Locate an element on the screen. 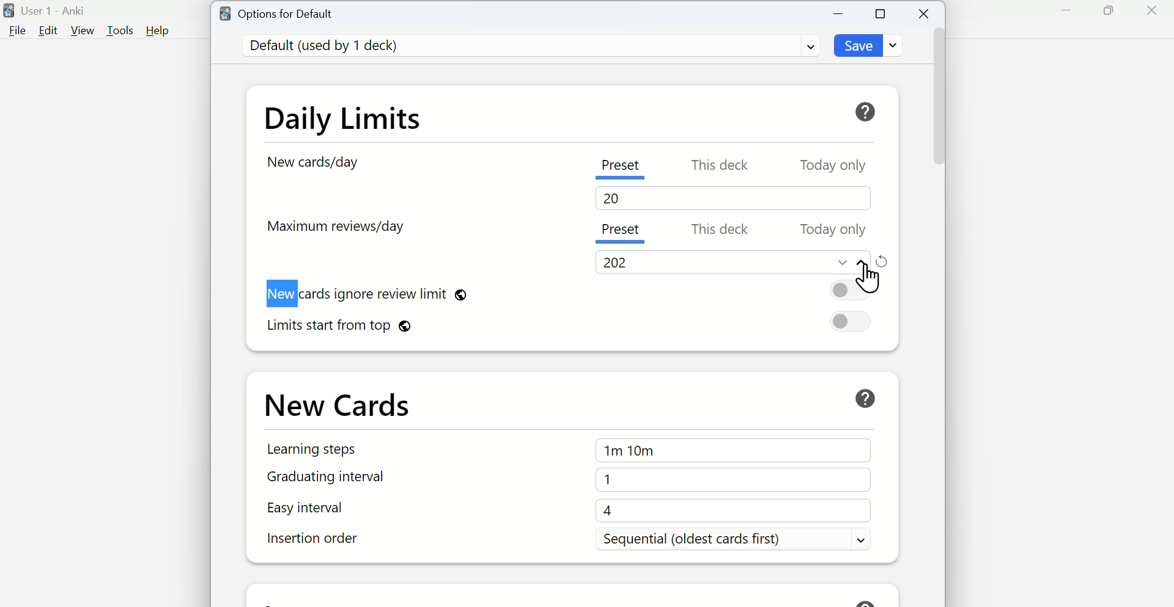  Save is located at coordinates (870, 45).